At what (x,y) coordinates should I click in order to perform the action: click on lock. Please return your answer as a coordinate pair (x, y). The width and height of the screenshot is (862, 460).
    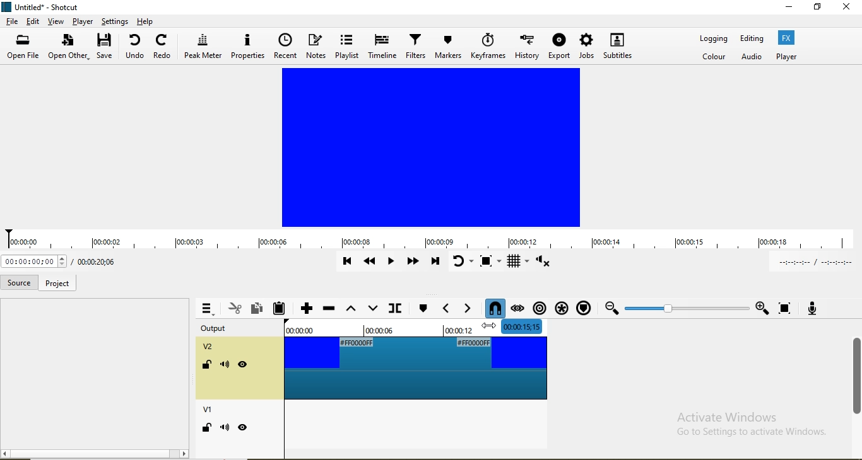
    Looking at the image, I should click on (205, 430).